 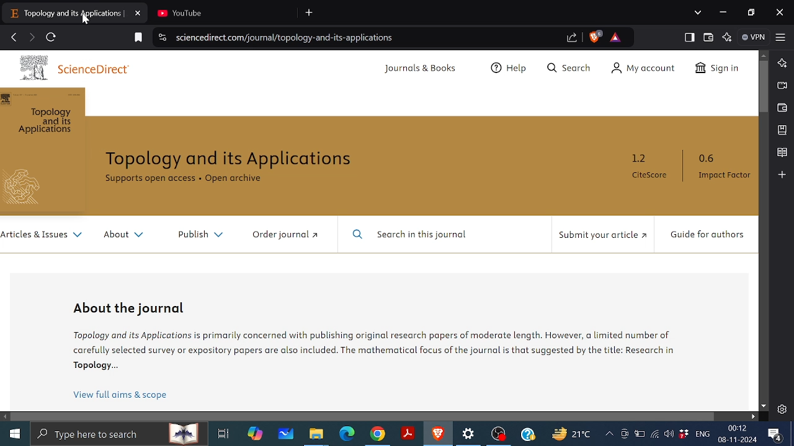 What do you see at coordinates (14, 36) in the screenshot?
I see `go back` at bounding box center [14, 36].